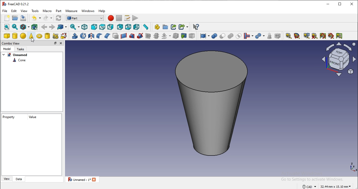 Image resolution: width=358 pixels, height=189 pixels. Describe the element at coordinates (91, 36) in the screenshot. I see `mirroring` at that location.